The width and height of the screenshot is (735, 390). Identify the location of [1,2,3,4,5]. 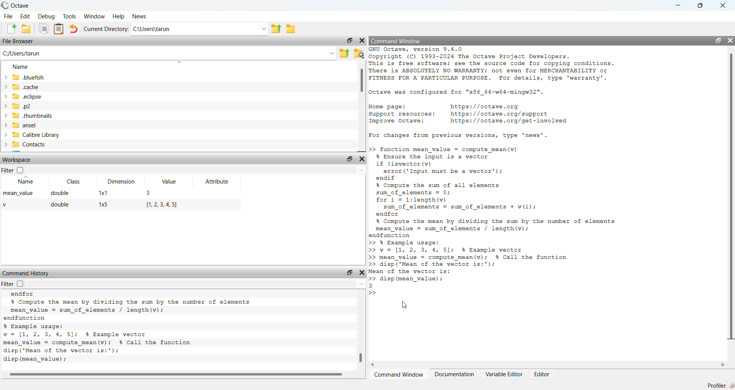
(163, 205).